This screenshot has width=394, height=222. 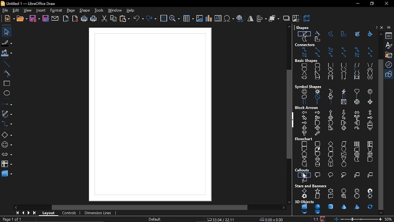 What do you see at coordinates (330, 206) in the screenshot?
I see `cylinder` at bounding box center [330, 206].